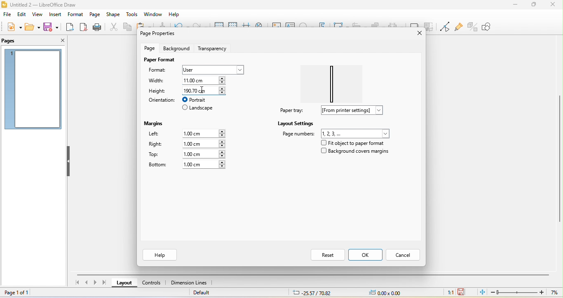  What do you see at coordinates (204, 165) in the screenshot?
I see `1.00 cm` at bounding box center [204, 165].